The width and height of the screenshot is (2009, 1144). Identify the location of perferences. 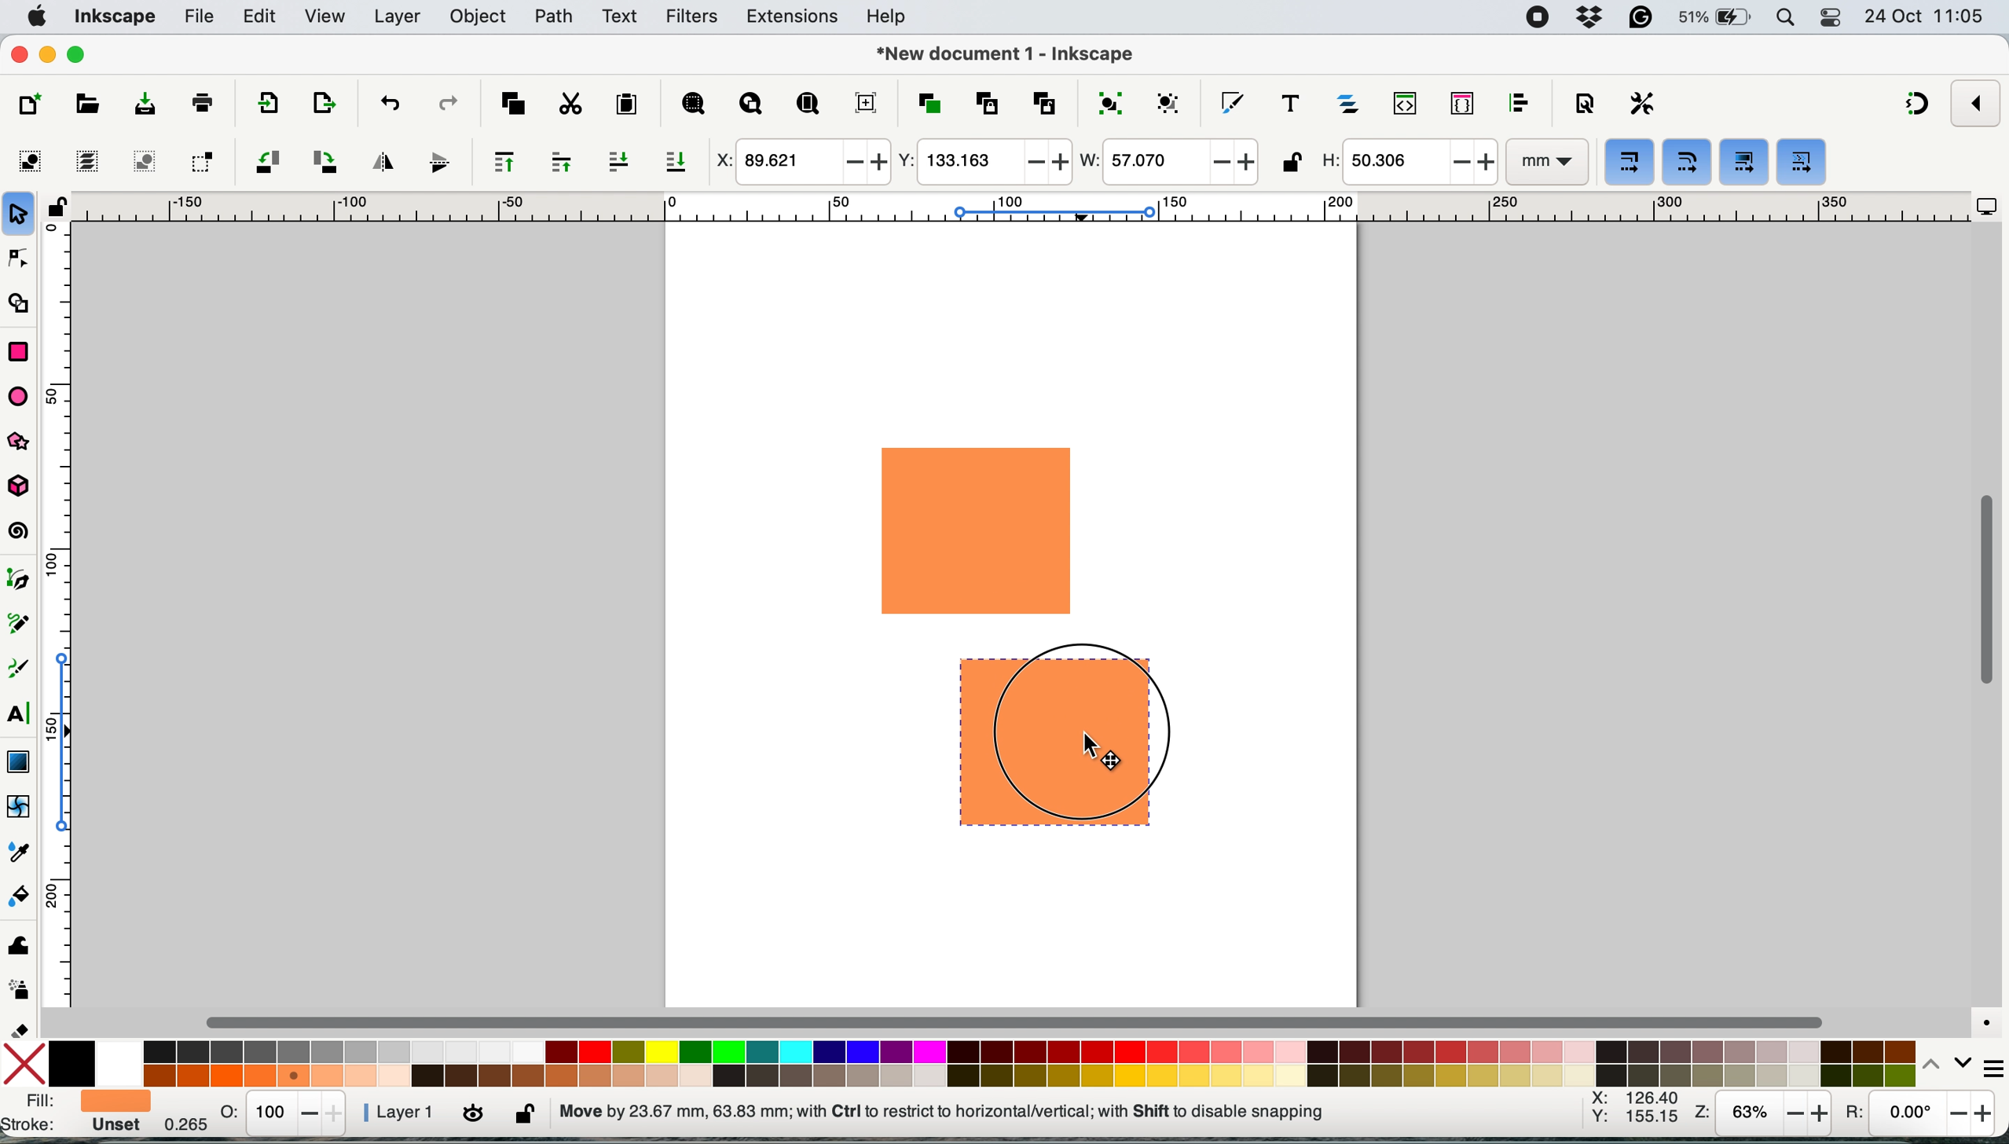
(1643, 103).